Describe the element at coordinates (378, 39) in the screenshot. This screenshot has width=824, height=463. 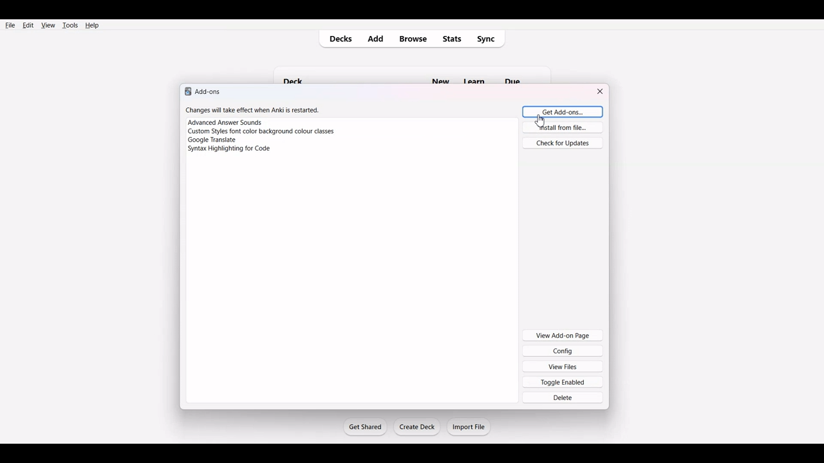
I see `Add` at that location.